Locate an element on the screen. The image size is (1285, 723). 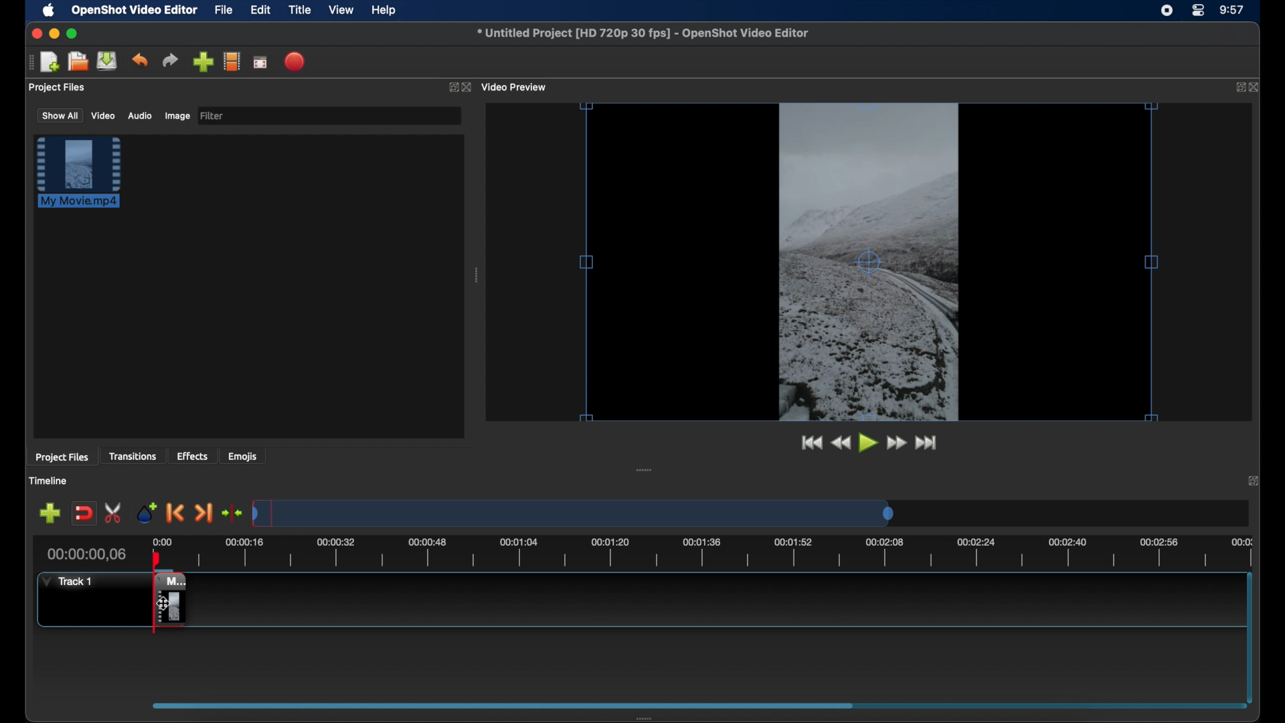
track 1 is located at coordinates (70, 581).